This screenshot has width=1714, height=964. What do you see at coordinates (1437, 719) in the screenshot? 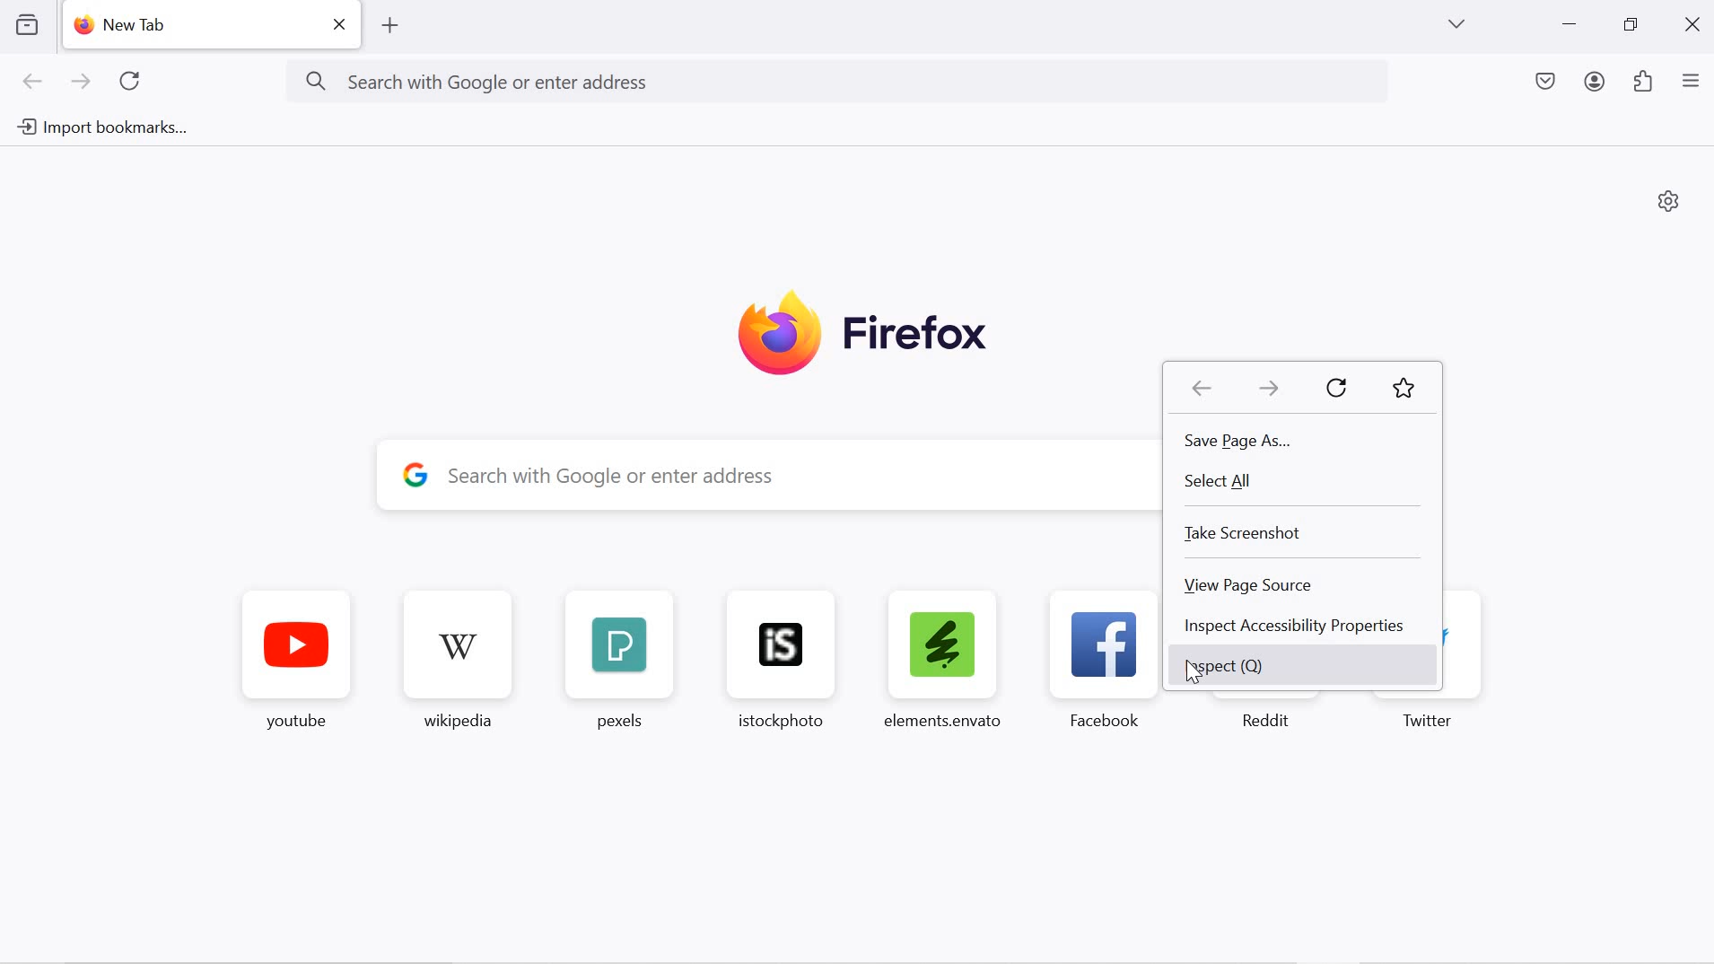
I see `Twitter` at bounding box center [1437, 719].